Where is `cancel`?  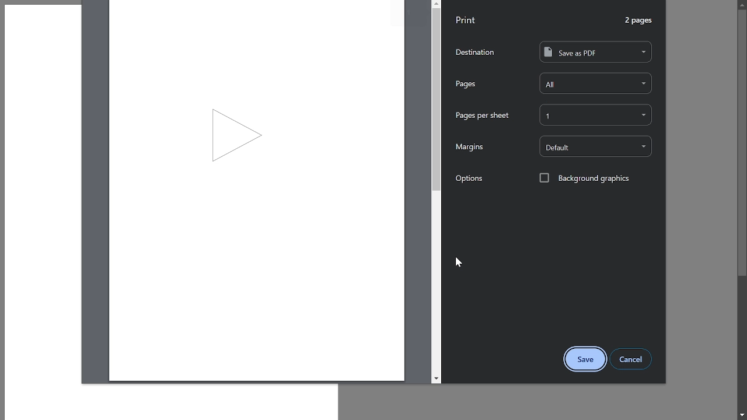 cancel is located at coordinates (631, 359).